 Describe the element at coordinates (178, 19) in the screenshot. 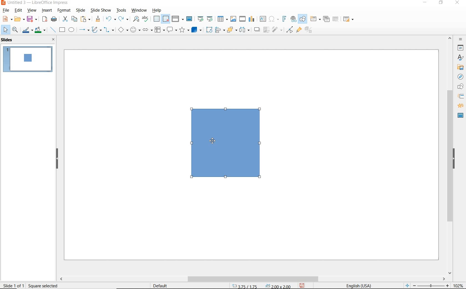

I see `display view` at that location.